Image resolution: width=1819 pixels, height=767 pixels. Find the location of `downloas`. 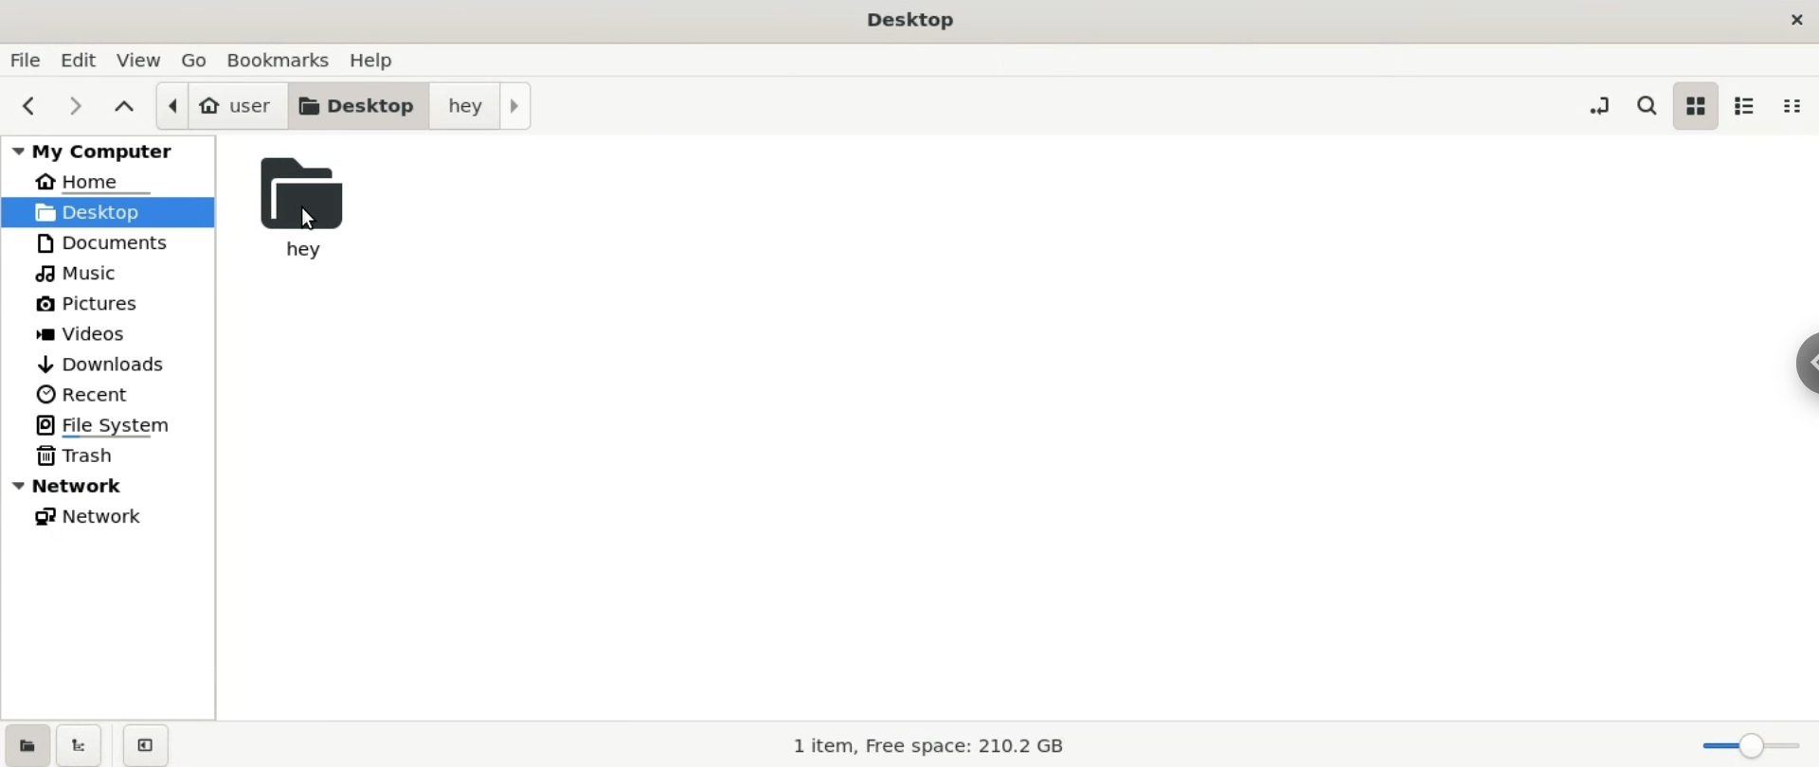

downloas is located at coordinates (109, 364).